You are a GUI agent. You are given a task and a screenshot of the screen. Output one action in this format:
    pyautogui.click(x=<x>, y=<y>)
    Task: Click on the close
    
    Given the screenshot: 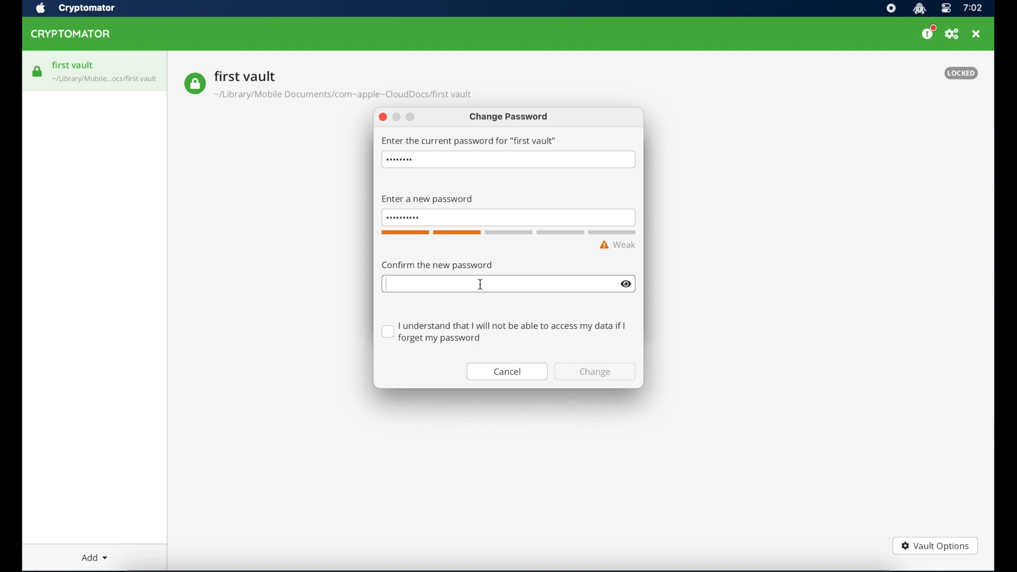 What is the action you would take?
    pyautogui.click(x=976, y=34)
    